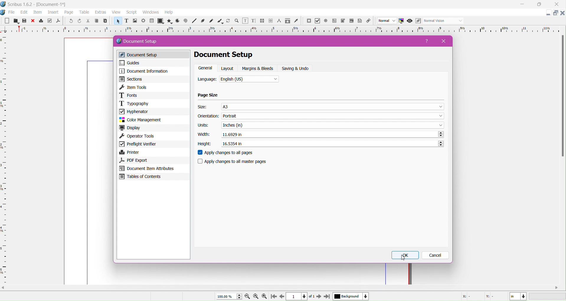  What do you see at coordinates (387, 21) in the screenshot?
I see `image preview quality` at bounding box center [387, 21].